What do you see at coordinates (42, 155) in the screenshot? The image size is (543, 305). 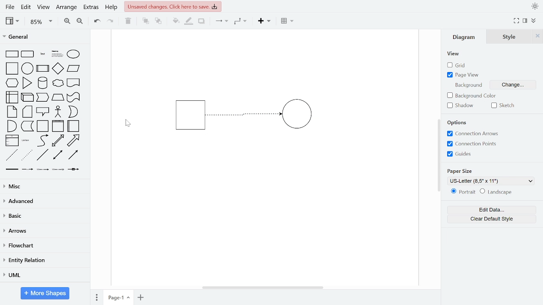 I see `line` at bounding box center [42, 155].